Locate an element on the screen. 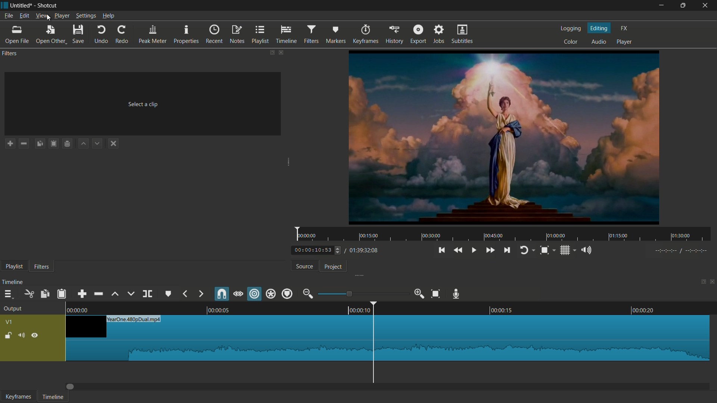 Image resolution: width=717 pixels, height=403 pixels. ripple all tracks is located at coordinates (271, 294).